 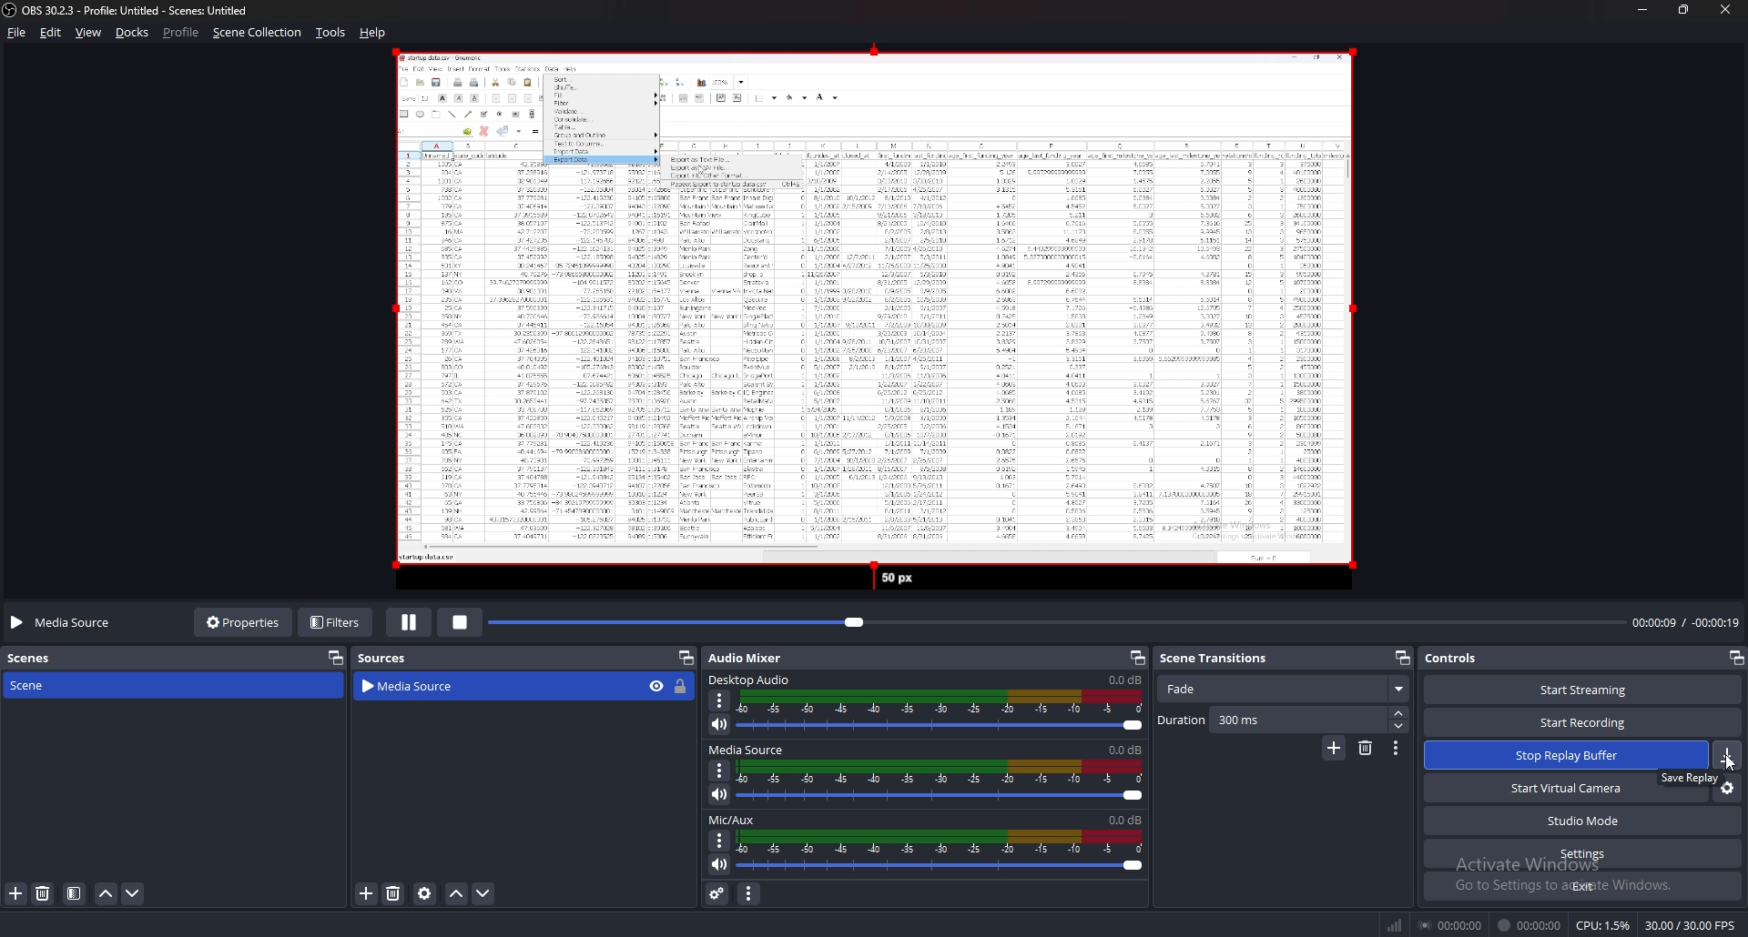 What do you see at coordinates (1530, 925) in the screenshot?
I see `00:00:00` at bounding box center [1530, 925].